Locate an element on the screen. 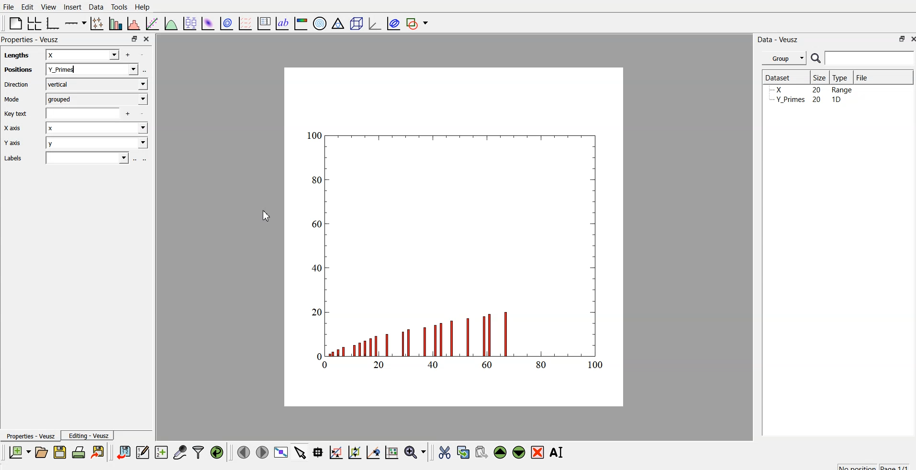  Tools is located at coordinates (119, 6).